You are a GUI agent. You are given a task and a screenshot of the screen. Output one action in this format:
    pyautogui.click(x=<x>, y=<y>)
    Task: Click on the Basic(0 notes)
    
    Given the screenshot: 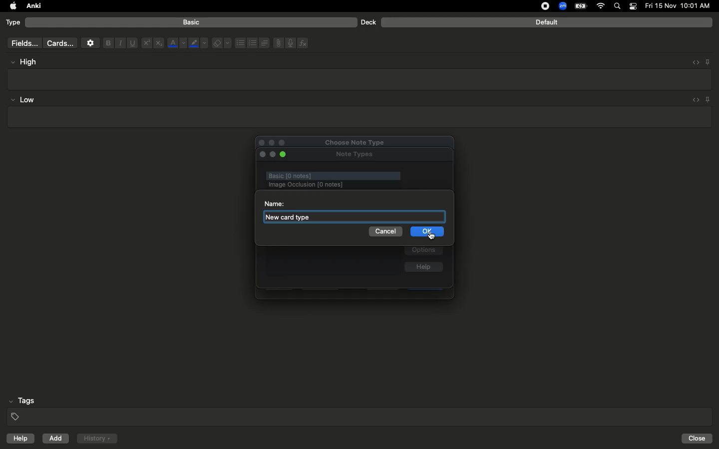 What is the action you would take?
    pyautogui.click(x=332, y=176)
    